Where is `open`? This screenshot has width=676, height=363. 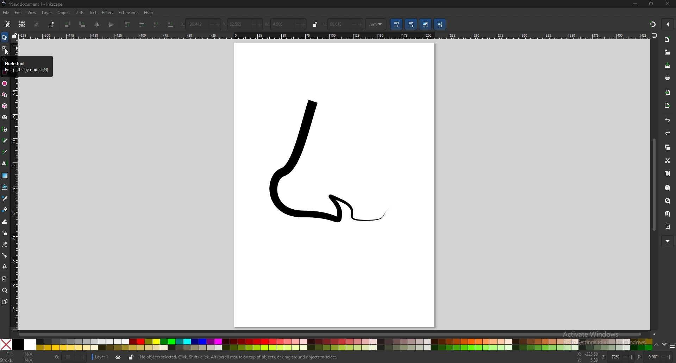 open is located at coordinates (667, 53).